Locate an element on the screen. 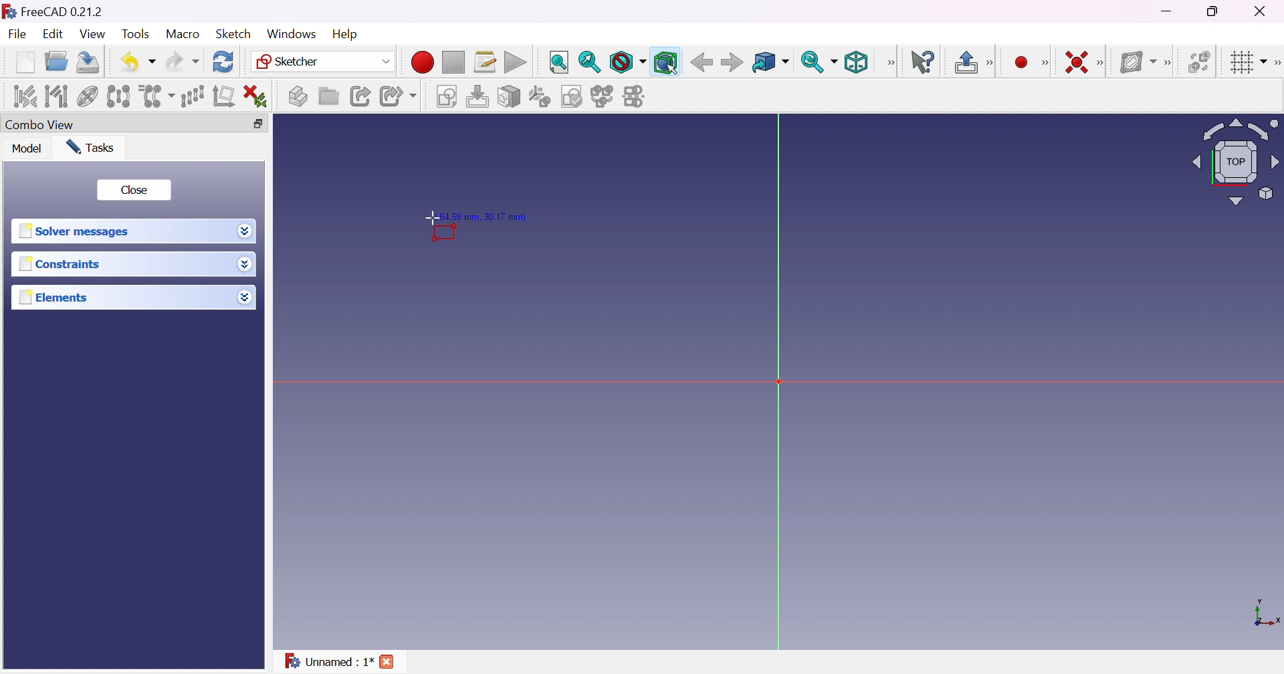 This screenshot has width=1284, height=674. Go to linked object is located at coordinates (771, 62).